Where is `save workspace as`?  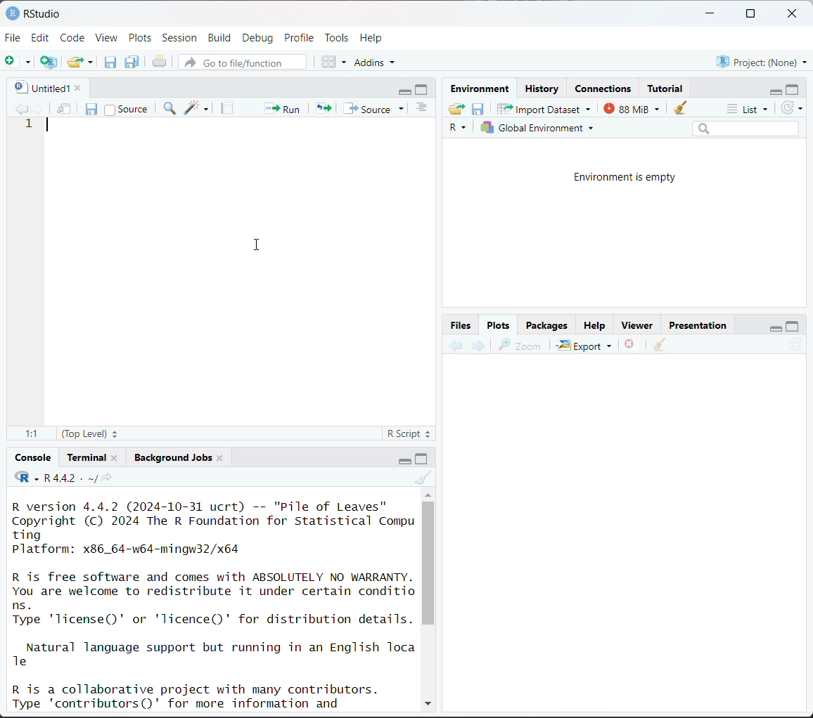
save workspace as is located at coordinates (478, 110).